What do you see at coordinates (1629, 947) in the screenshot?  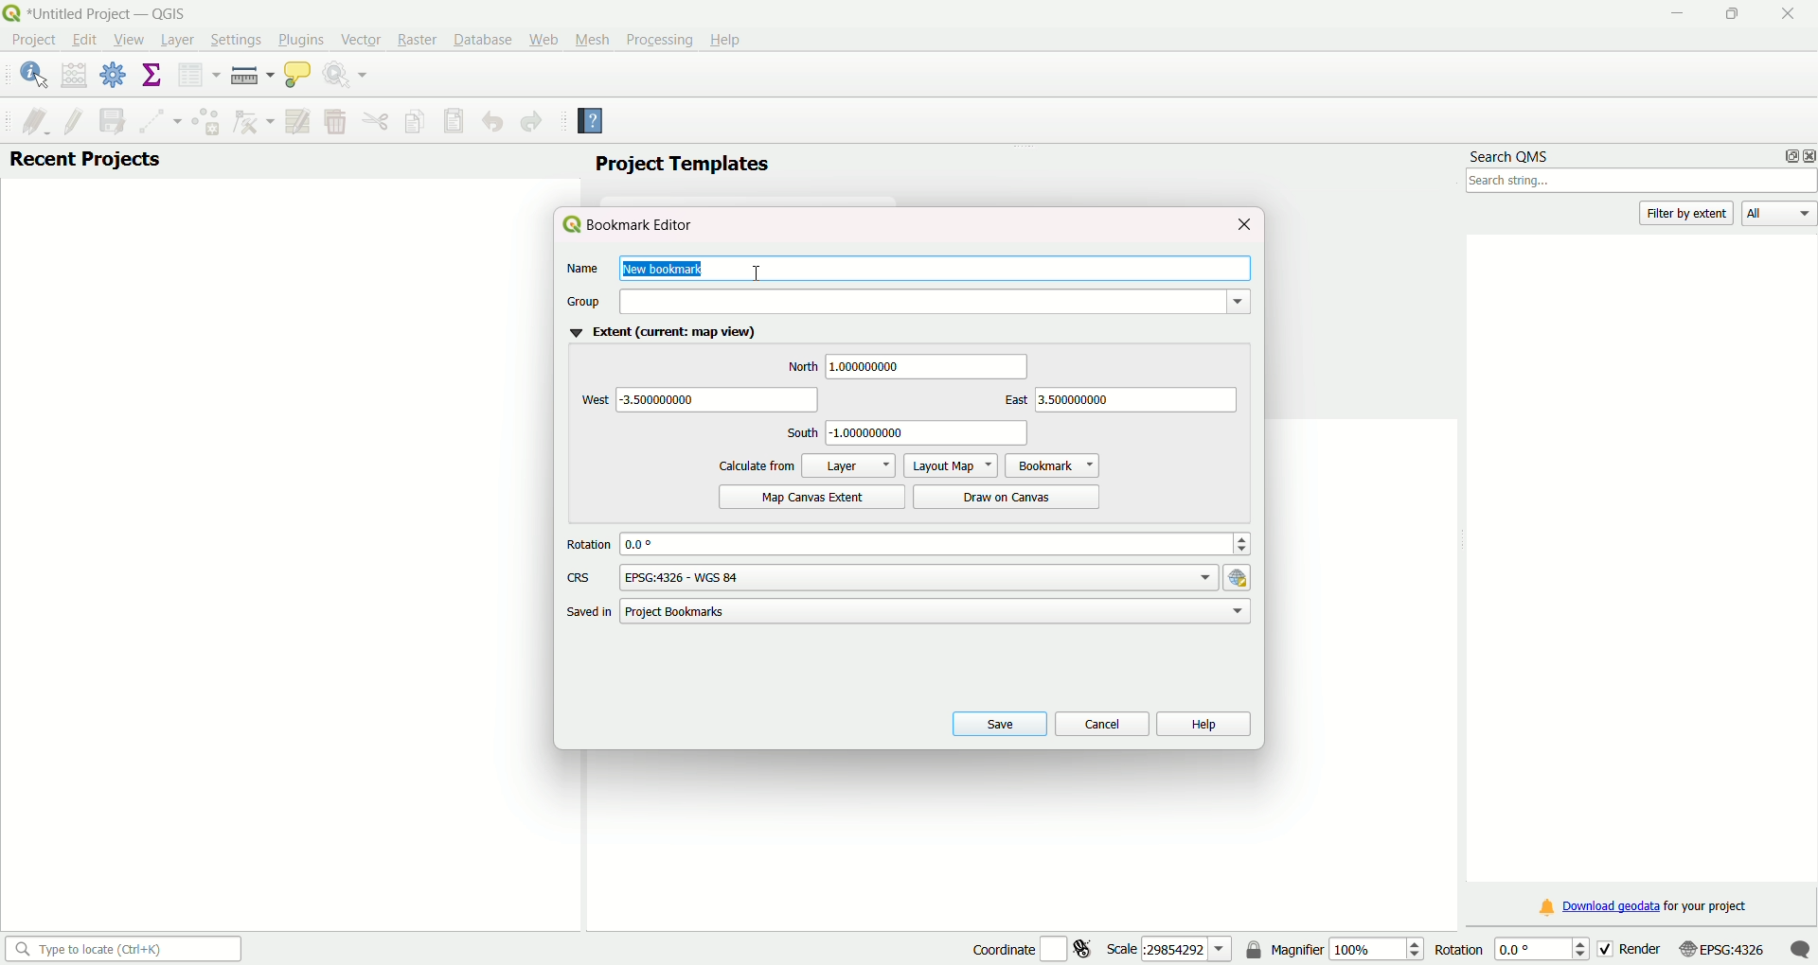 I see `render` at bounding box center [1629, 947].